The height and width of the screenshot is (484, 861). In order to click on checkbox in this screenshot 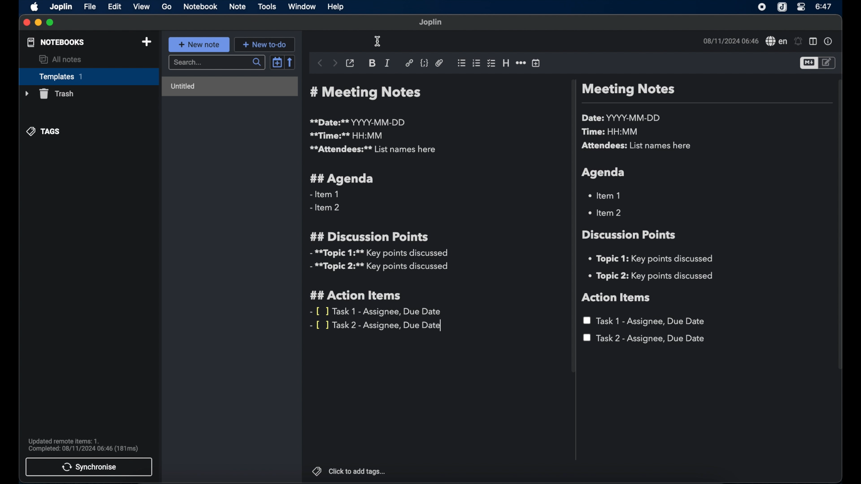, I will do `click(491, 63)`.